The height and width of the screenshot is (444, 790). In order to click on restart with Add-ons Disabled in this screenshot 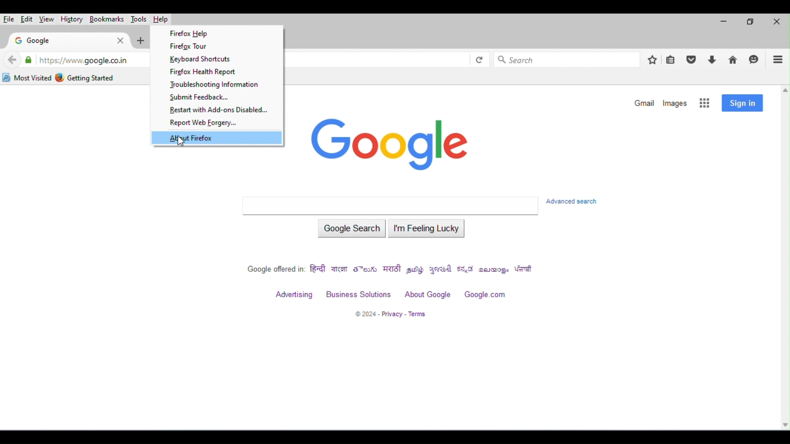, I will do `click(220, 110)`.